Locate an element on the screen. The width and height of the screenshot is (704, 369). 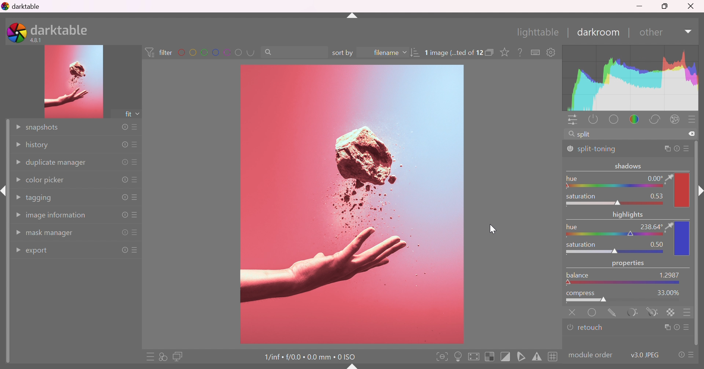
Drop Down is located at coordinates (688, 32).